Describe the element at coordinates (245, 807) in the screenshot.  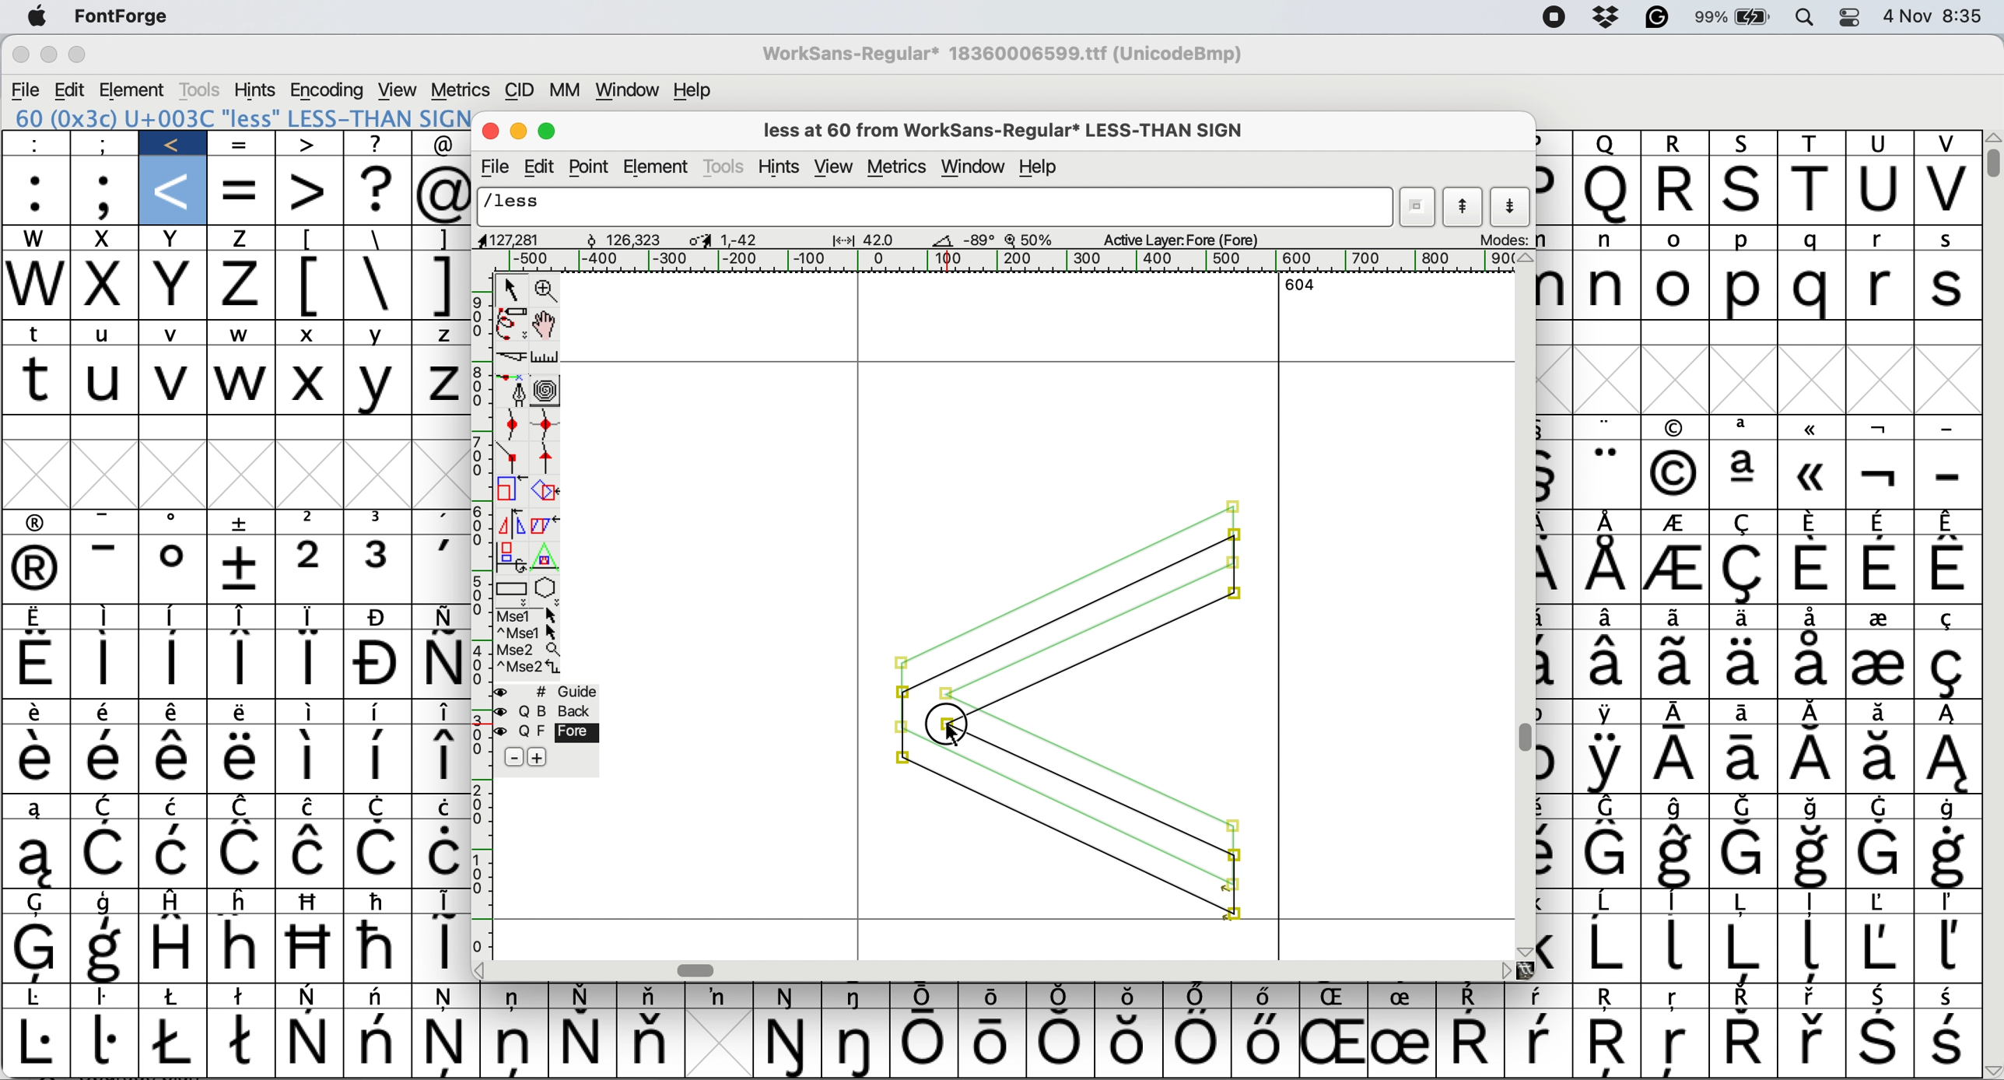
I see `Symbol` at that location.